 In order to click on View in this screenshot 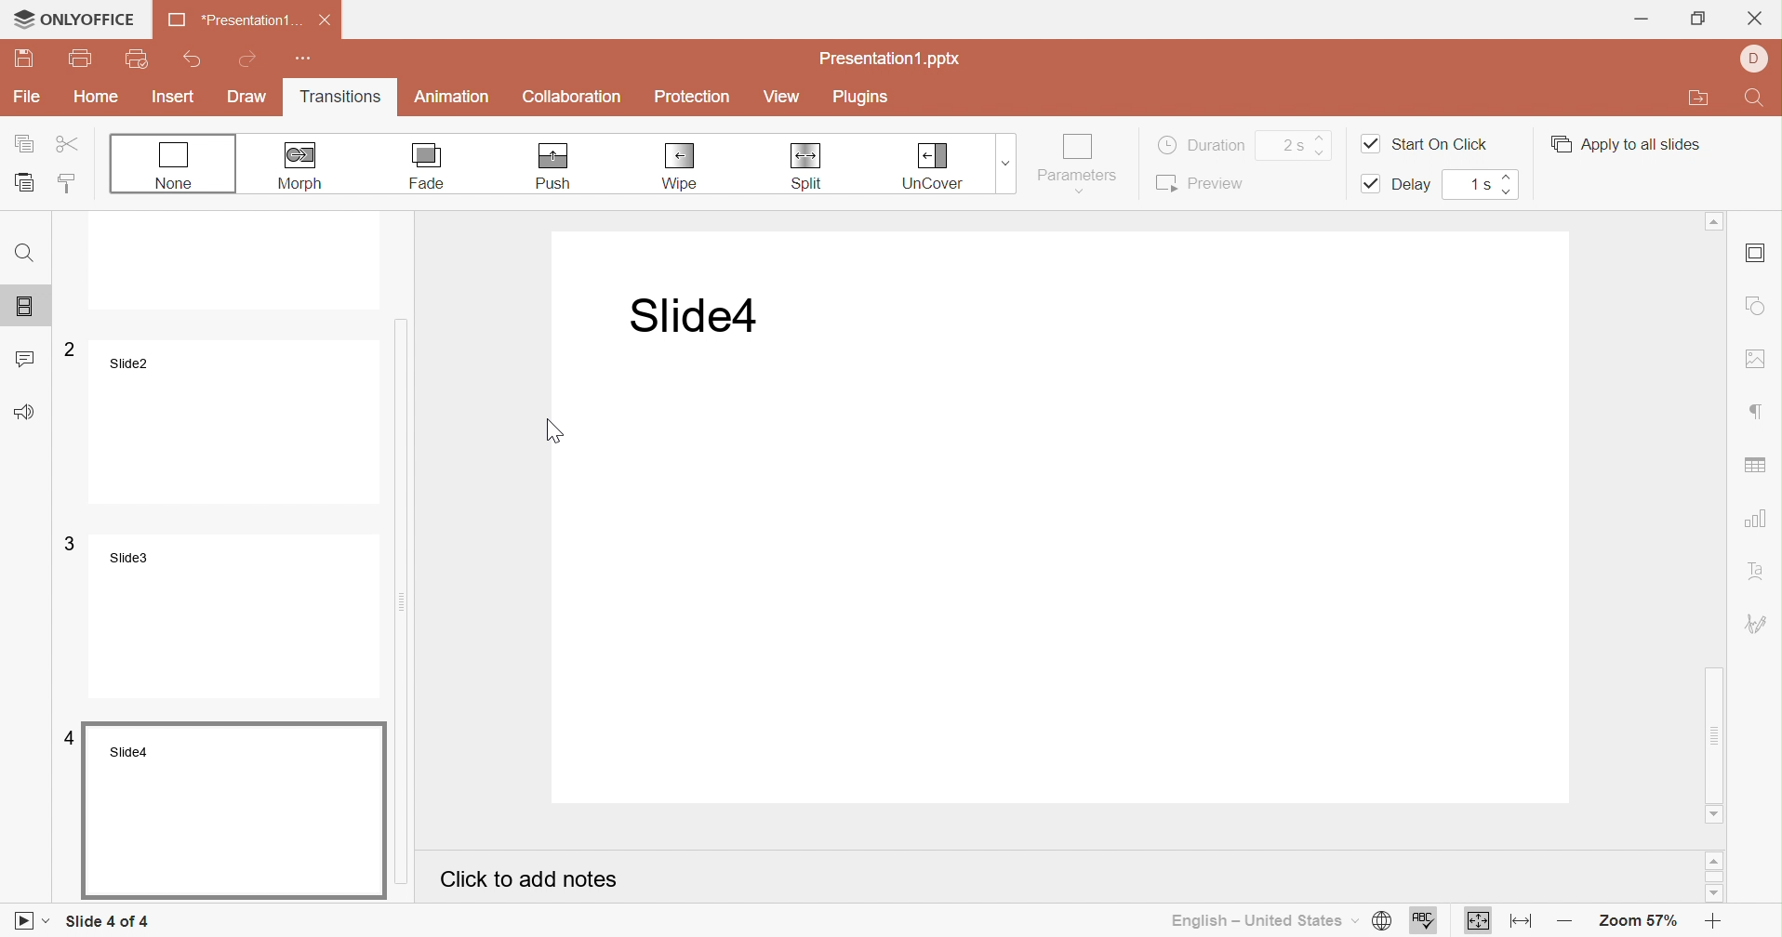, I will do `click(781, 99)`.